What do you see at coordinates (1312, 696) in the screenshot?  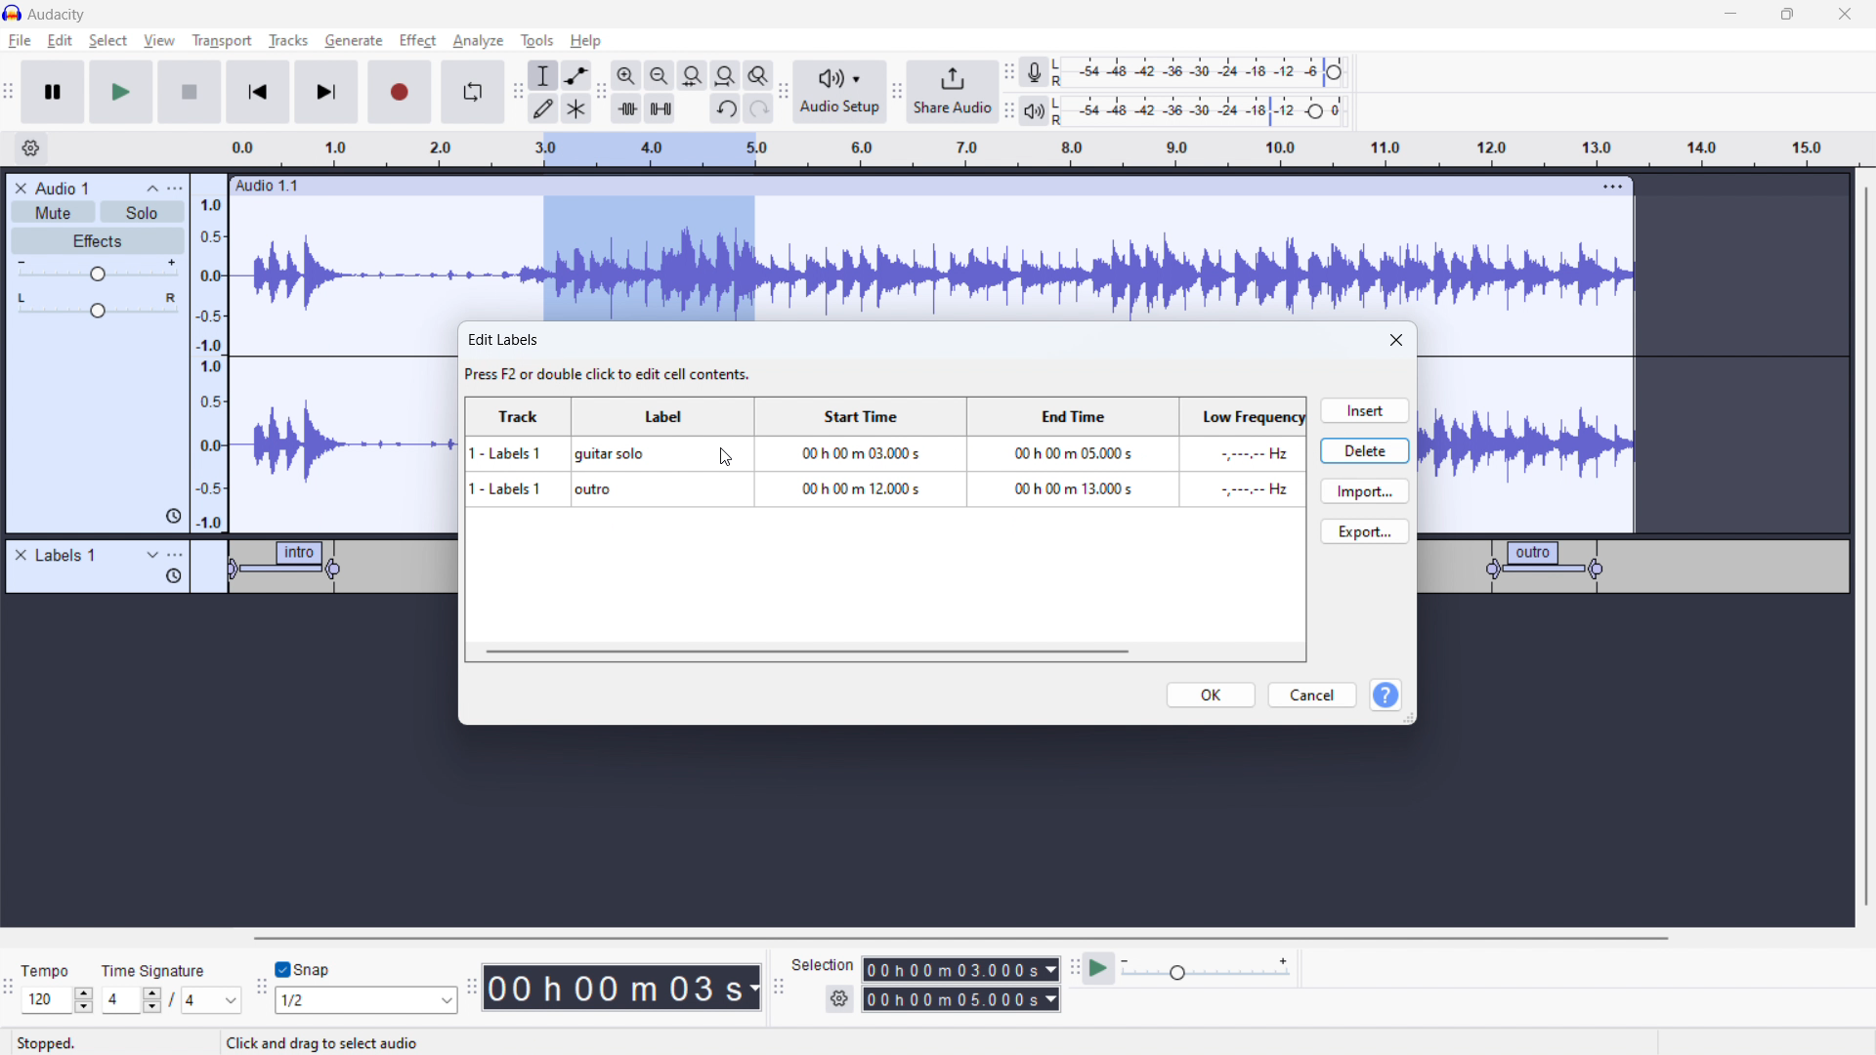 I see `cancel` at bounding box center [1312, 696].